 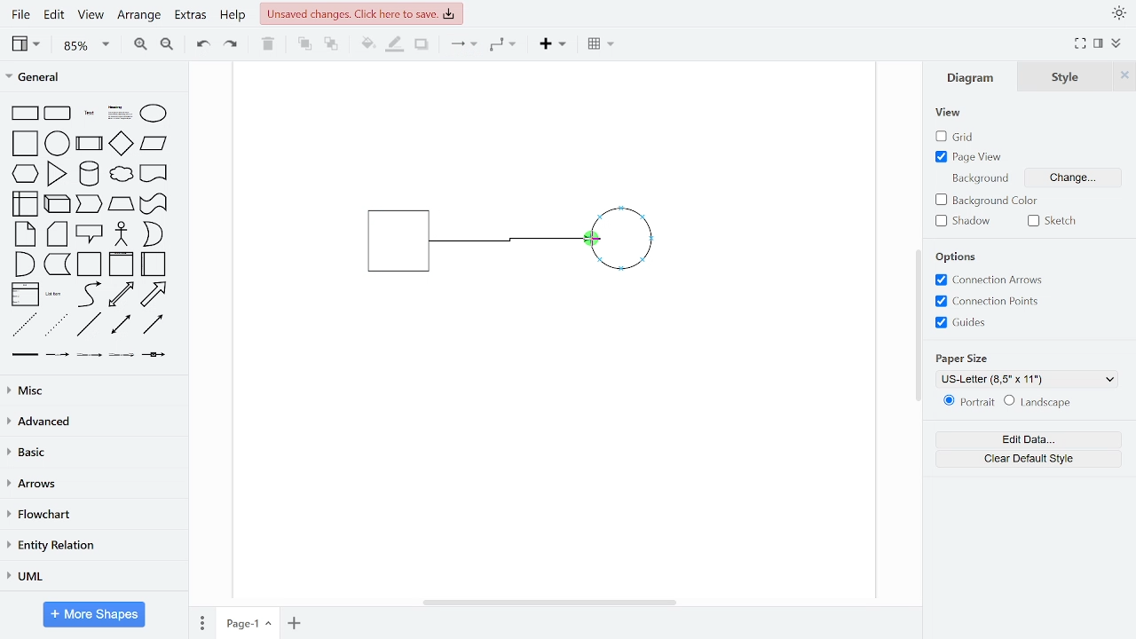 What do you see at coordinates (92, 452) in the screenshot?
I see `basic` at bounding box center [92, 452].